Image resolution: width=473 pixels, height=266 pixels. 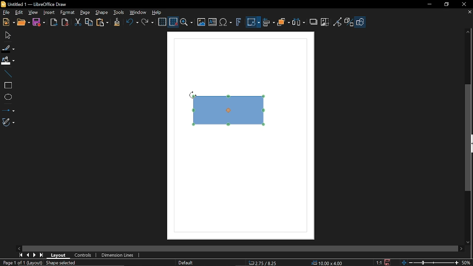 I want to click on New, so click(x=8, y=22).